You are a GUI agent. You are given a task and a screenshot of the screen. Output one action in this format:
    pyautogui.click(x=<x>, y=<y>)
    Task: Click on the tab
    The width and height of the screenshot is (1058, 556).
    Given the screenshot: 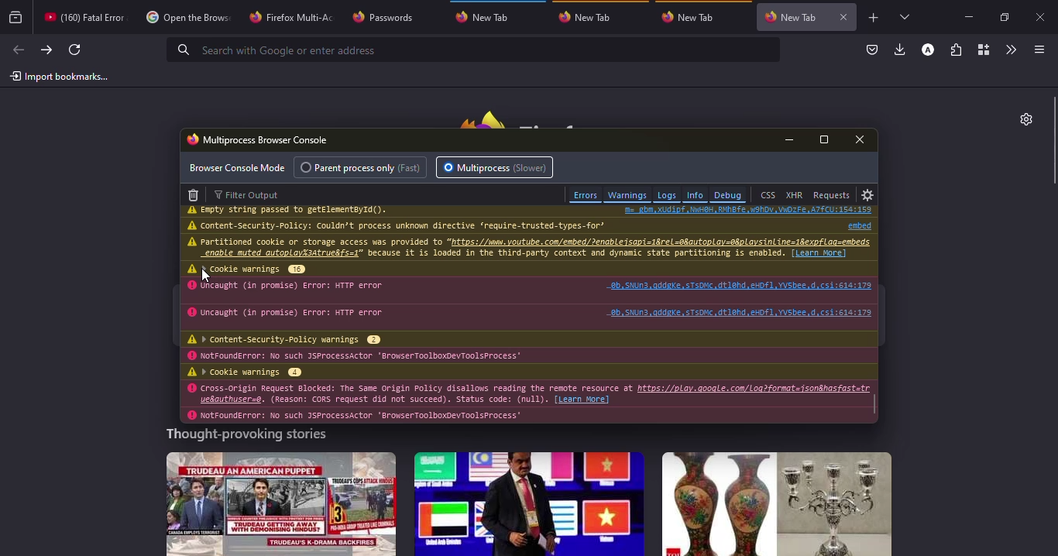 What is the action you would take?
    pyautogui.click(x=690, y=16)
    